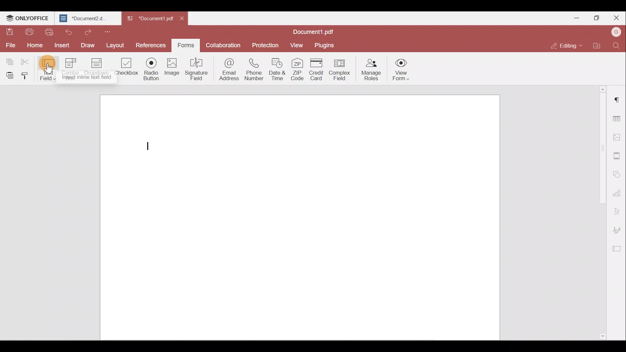 The width and height of the screenshot is (626, 352). What do you see at coordinates (226, 70) in the screenshot?
I see `Email address` at bounding box center [226, 70].